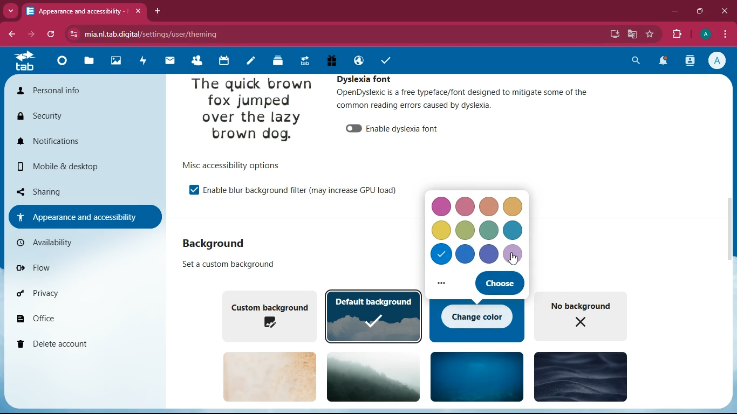 The width and height of the screenshot is (737, 414). I want to click on office, so click(76, 318).